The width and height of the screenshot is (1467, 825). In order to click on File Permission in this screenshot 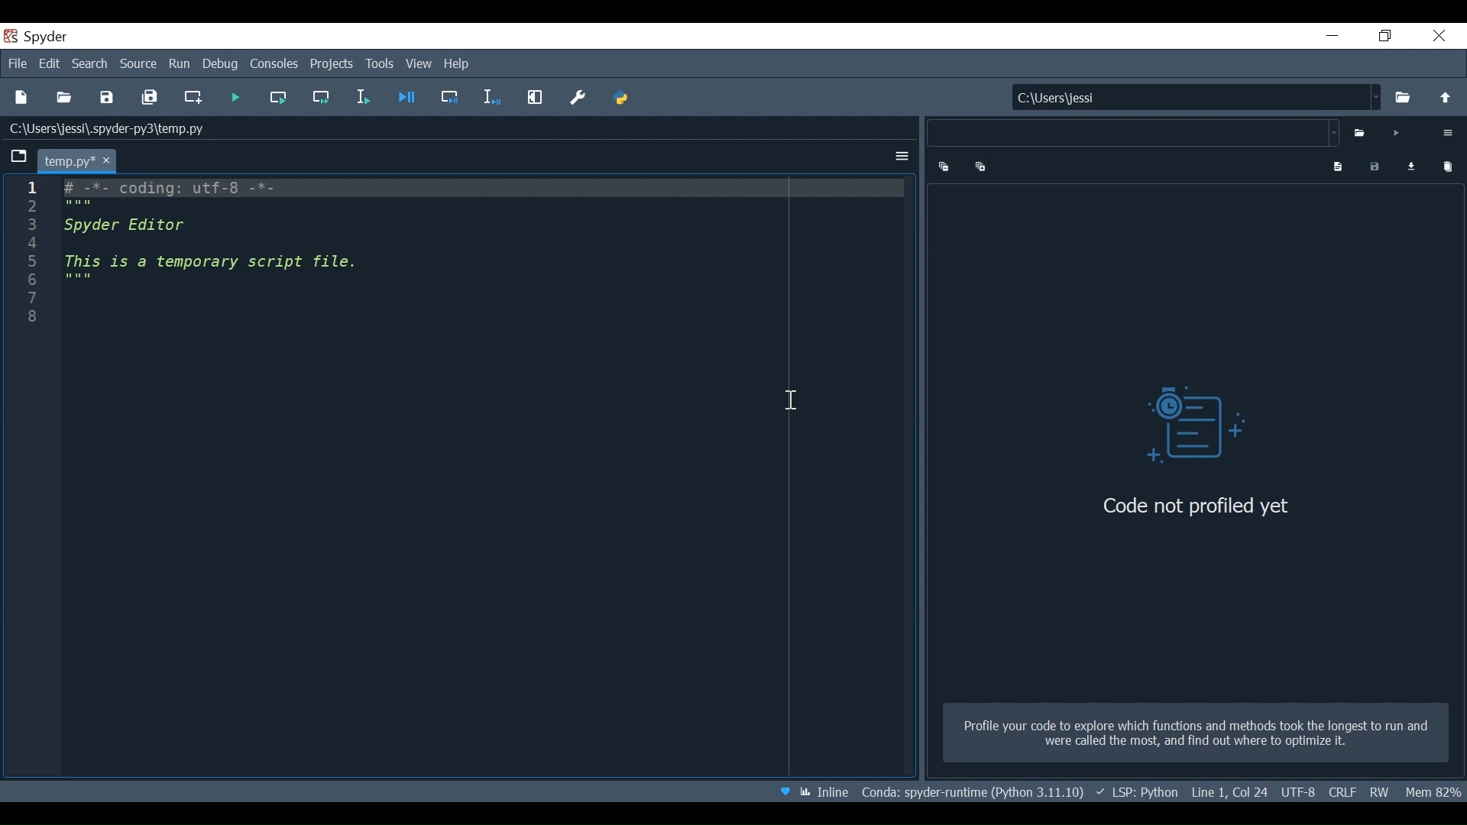, I will do `click(1378, 791)`.